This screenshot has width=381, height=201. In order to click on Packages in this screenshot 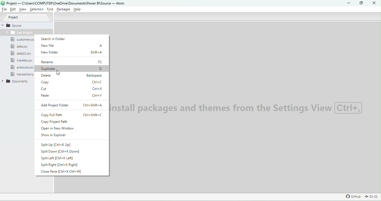, I will do `click(64, 9)`.